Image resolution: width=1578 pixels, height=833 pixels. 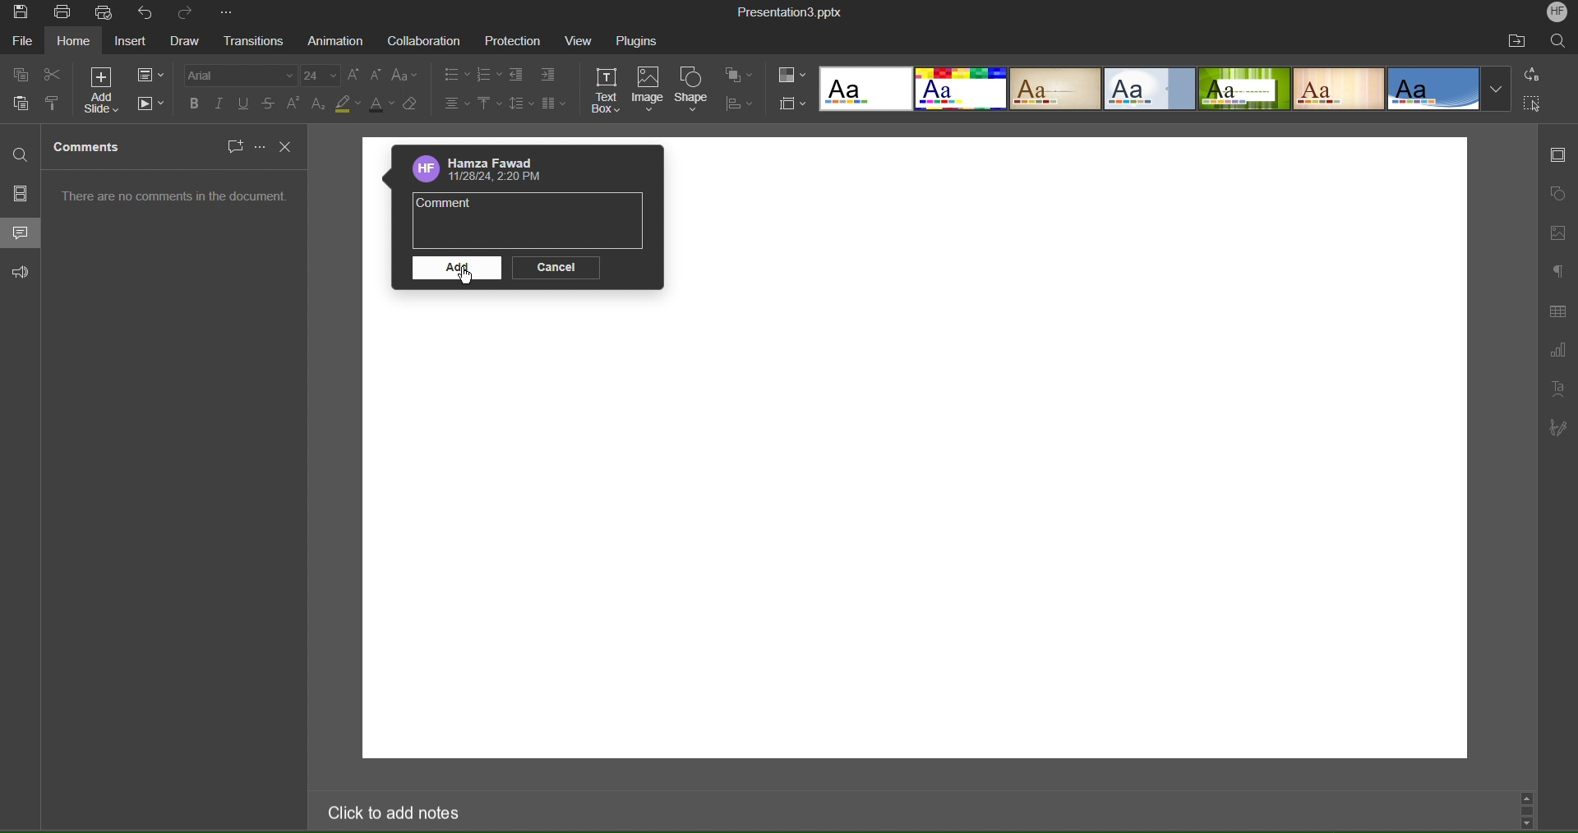 What do you see at coordinates (1557, 352) in the screenshot?
I see `Graph Settings` at bounding box center [1557, 352].